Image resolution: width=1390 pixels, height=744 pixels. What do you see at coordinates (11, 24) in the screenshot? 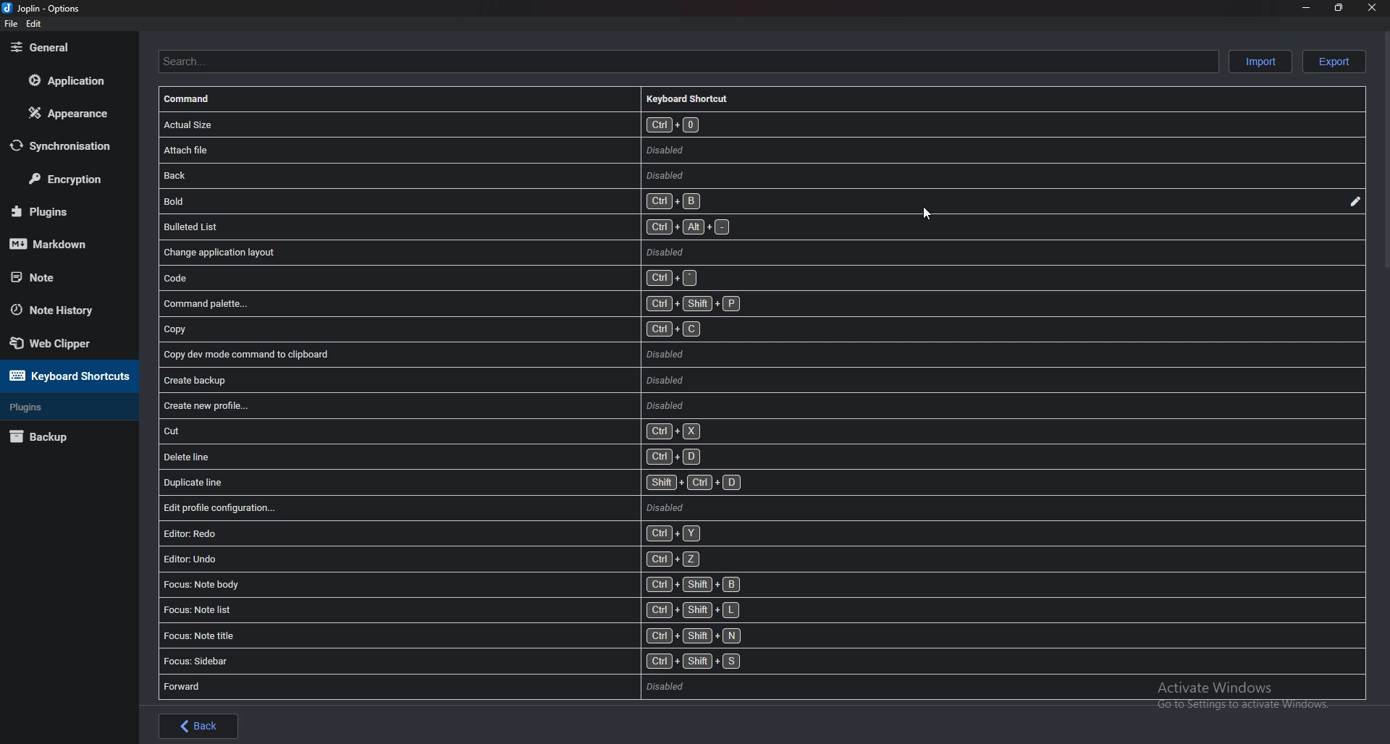
I see `File` at bounding box center [11, 24].